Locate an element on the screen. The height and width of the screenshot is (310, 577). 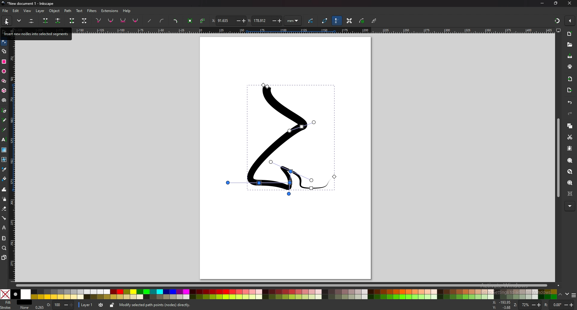
lpe is located at coordinates (4, 228).